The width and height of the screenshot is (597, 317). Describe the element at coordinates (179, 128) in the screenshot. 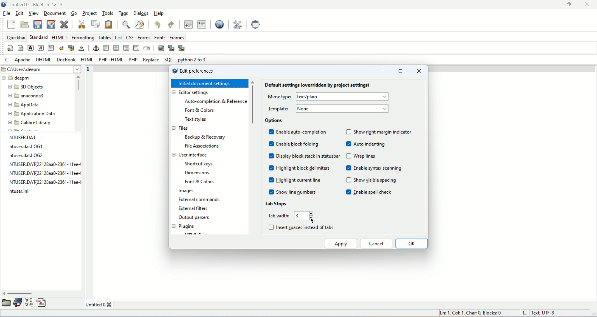

I see `files` at that location.